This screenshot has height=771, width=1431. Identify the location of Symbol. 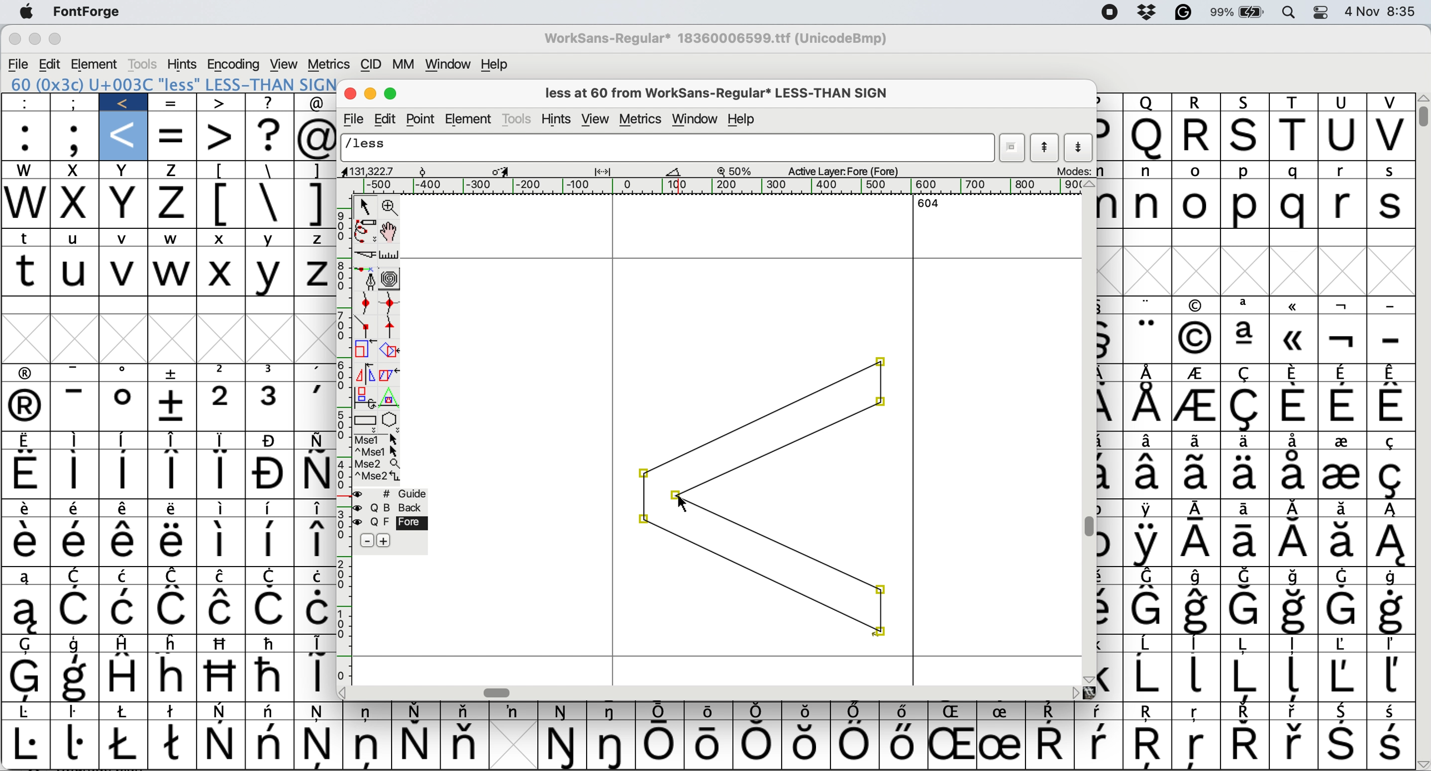
(315, 473).